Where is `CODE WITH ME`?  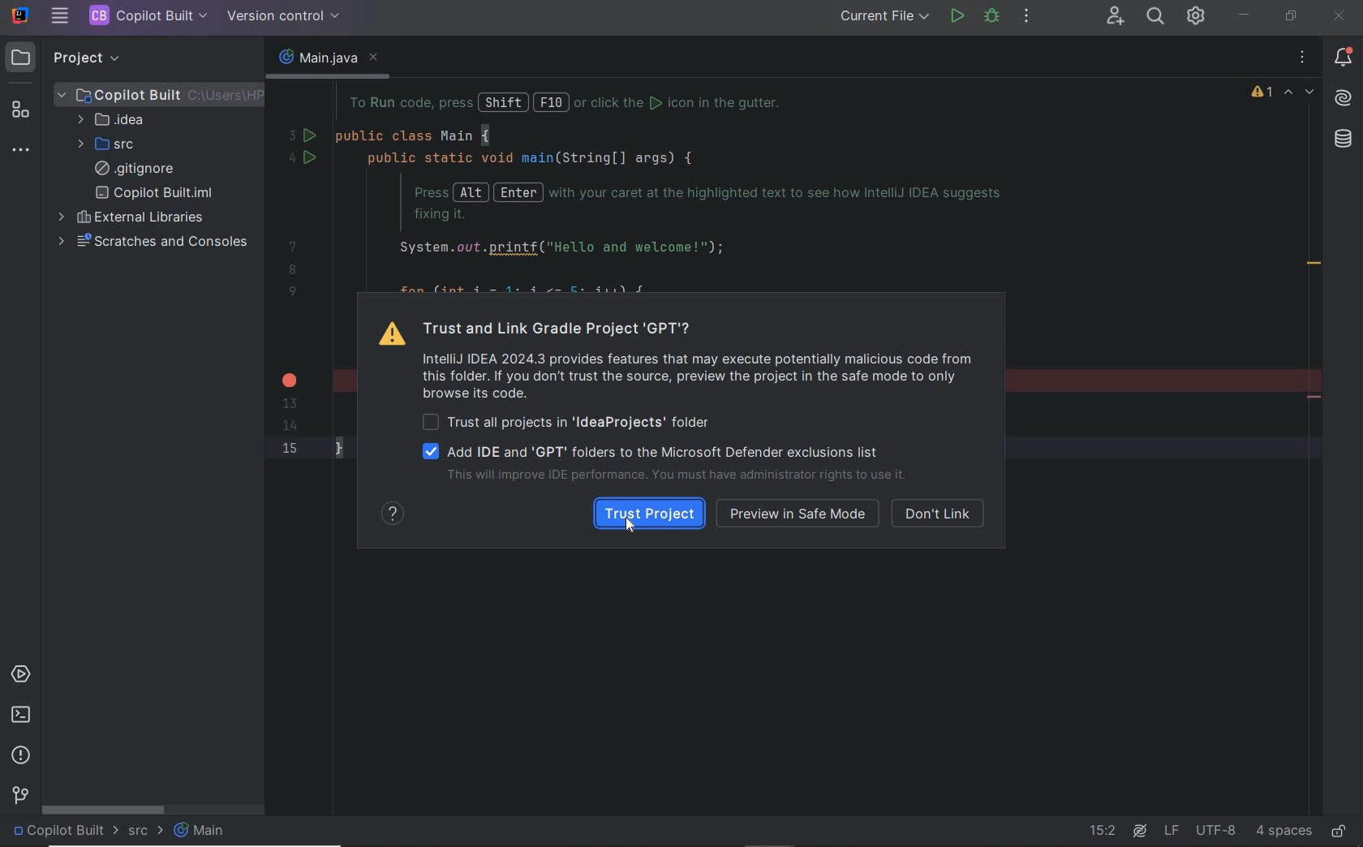 CODE WITH ME is located at coordinates (1115, 18).